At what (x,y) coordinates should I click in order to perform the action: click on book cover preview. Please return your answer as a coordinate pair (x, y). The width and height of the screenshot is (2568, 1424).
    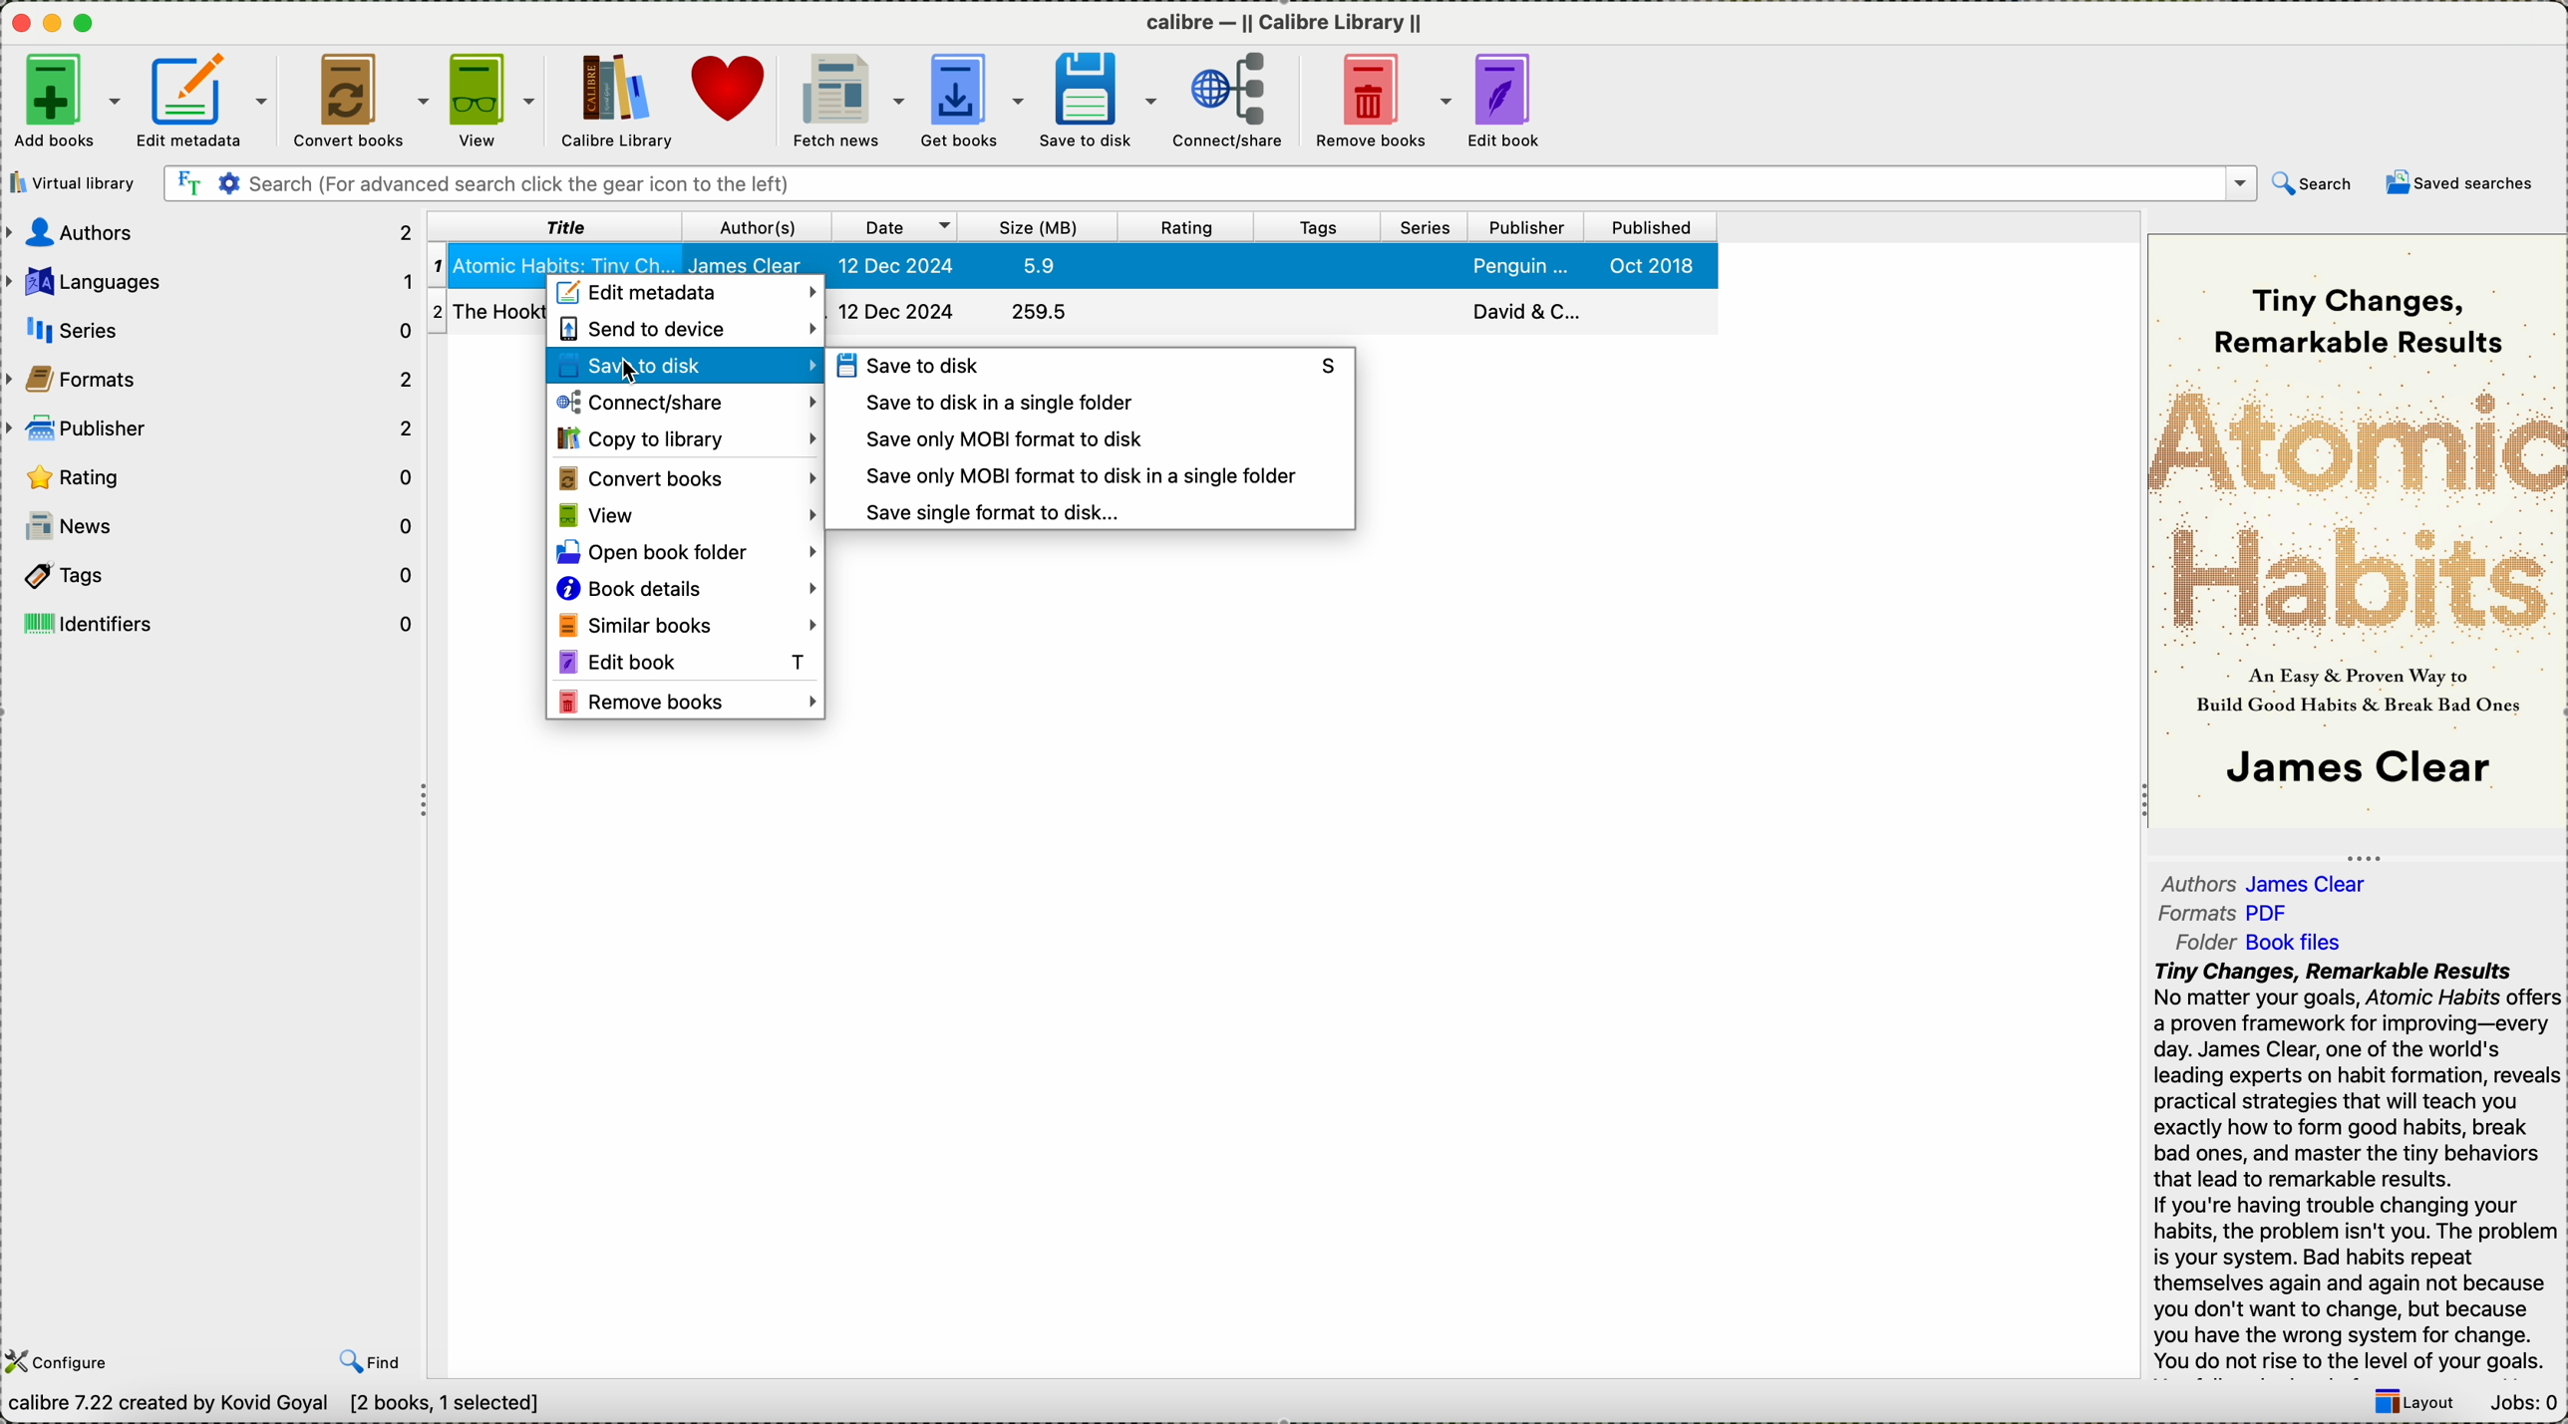
    Looking at the image, I should click on (2358, 529).